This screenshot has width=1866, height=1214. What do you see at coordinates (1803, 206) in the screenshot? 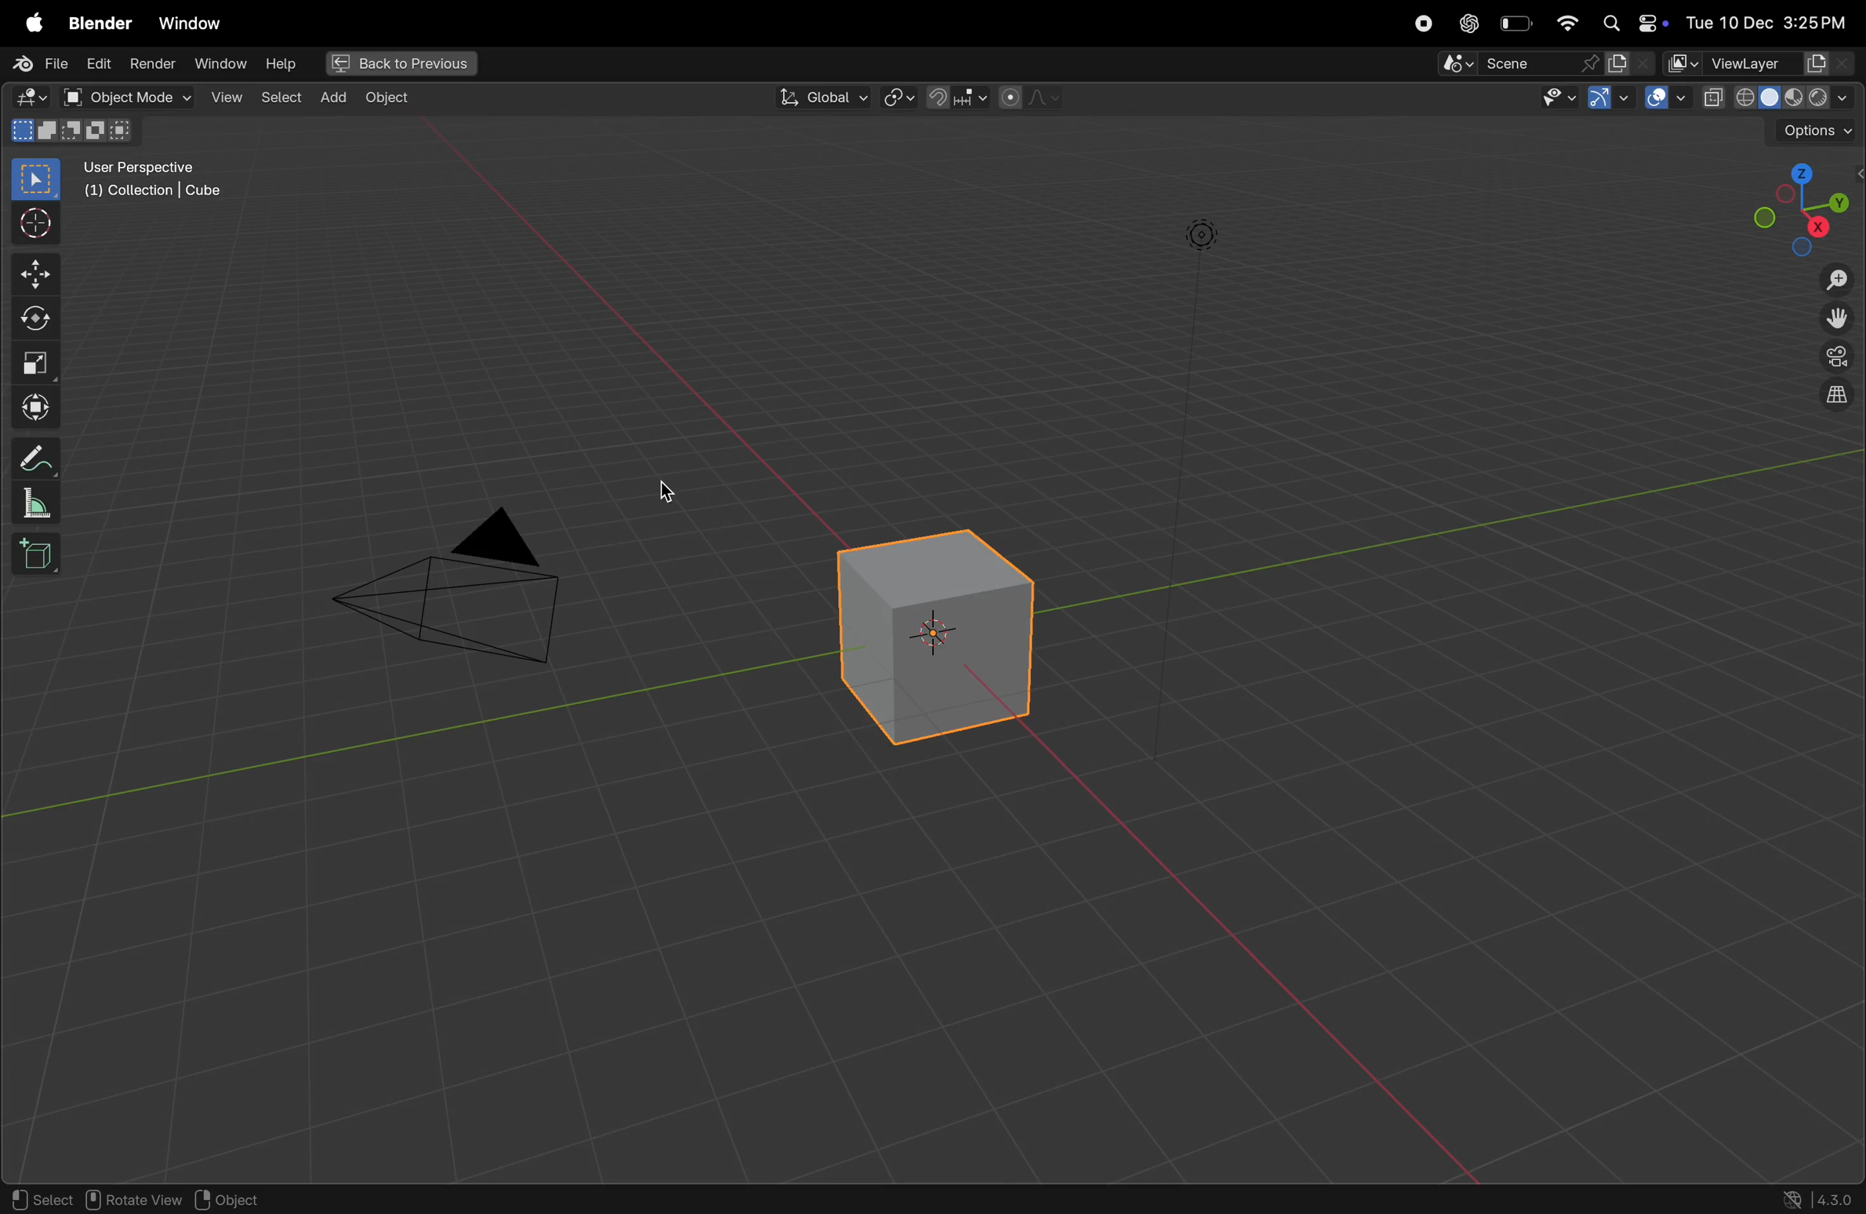
I see `View point` at bounding box center [1803, 206].